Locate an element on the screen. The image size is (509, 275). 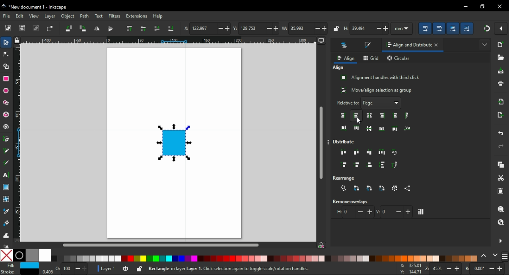
align bottom edges of objects to top edge of  anchor is located at coordinates (342, 127).